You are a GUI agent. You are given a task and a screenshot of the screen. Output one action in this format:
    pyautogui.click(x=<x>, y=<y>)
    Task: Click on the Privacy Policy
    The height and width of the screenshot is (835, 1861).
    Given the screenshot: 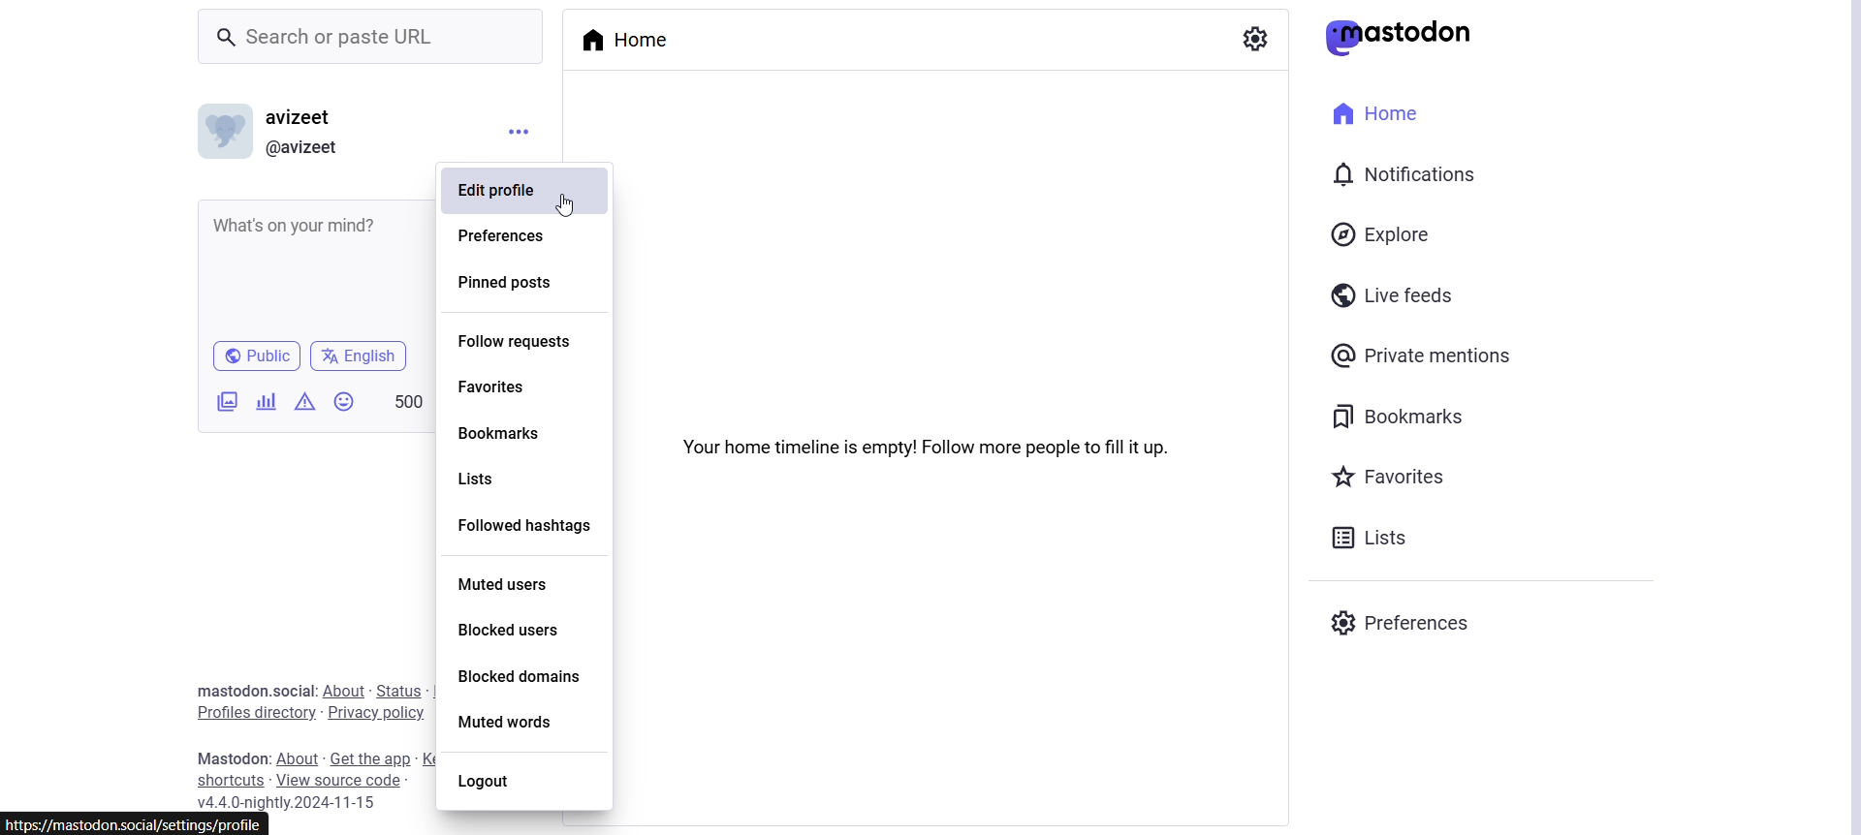 What is the action you would take?
    pyautogui.click(x=377, y=712)
    